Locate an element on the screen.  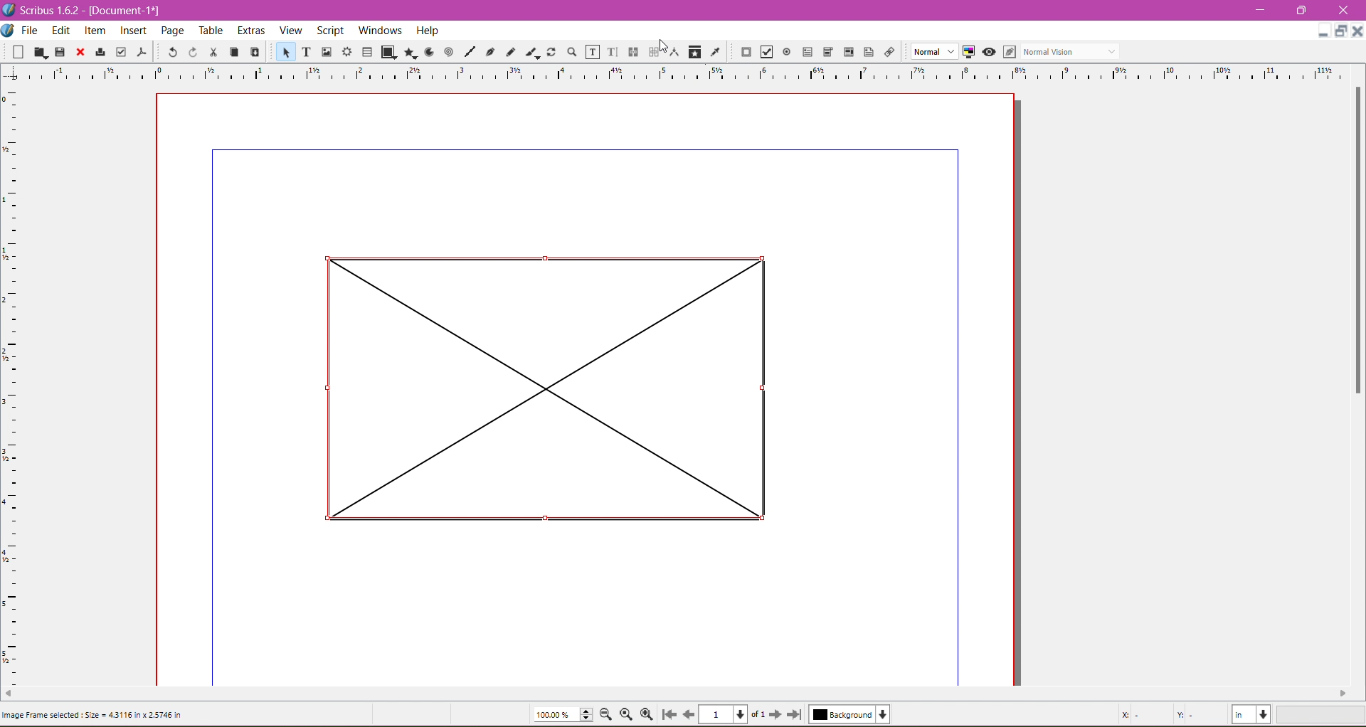
View is located at coordinates (291, 31).